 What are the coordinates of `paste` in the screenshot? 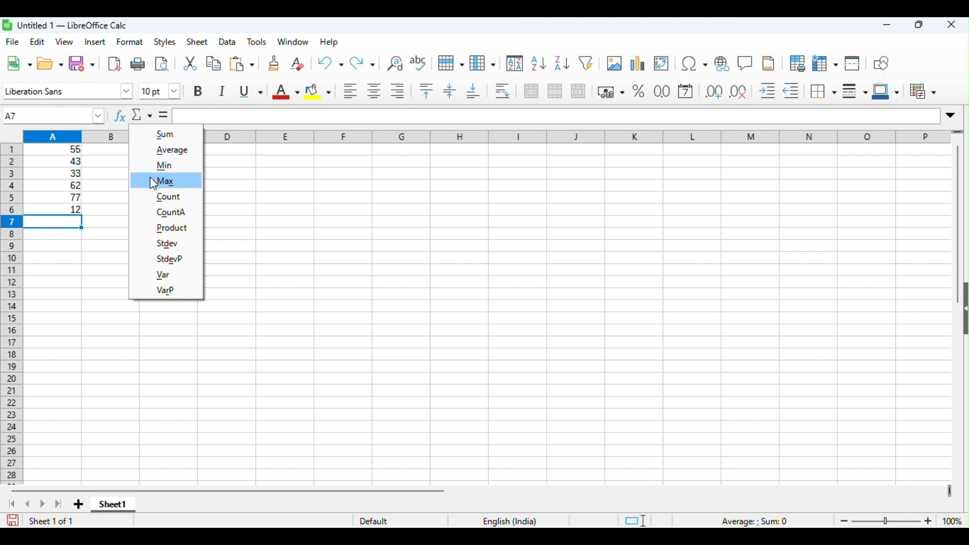 It's located at (241, 64).